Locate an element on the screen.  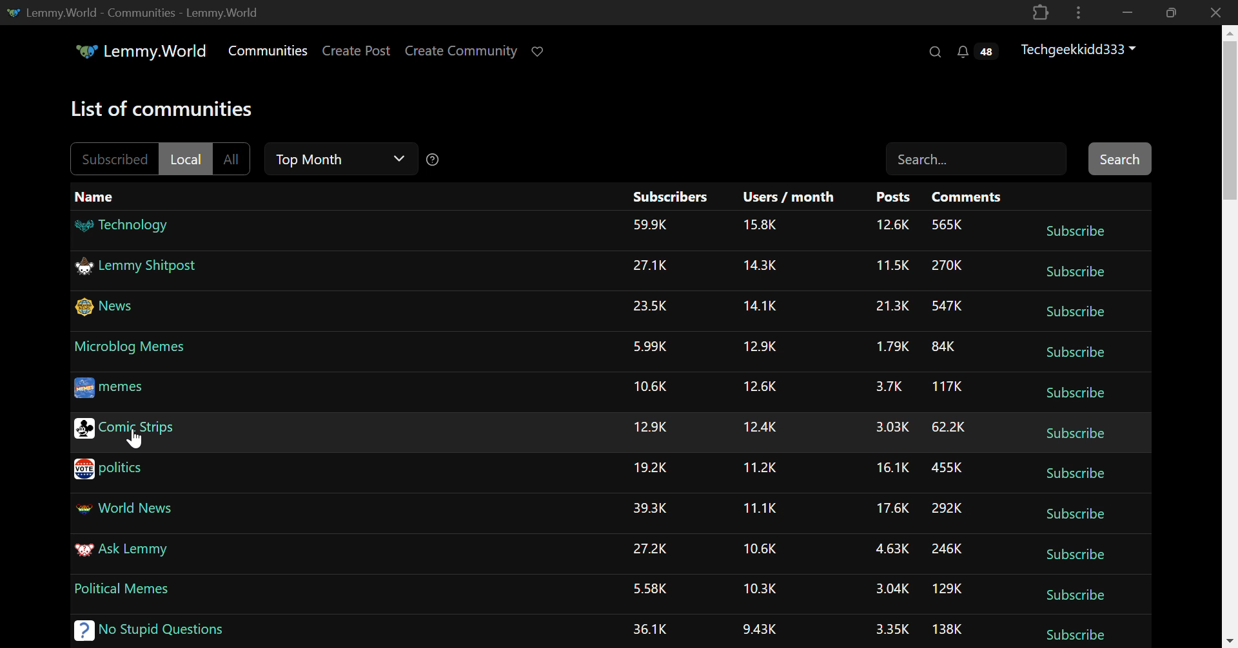
Technology is located at coordinates (123, 226).